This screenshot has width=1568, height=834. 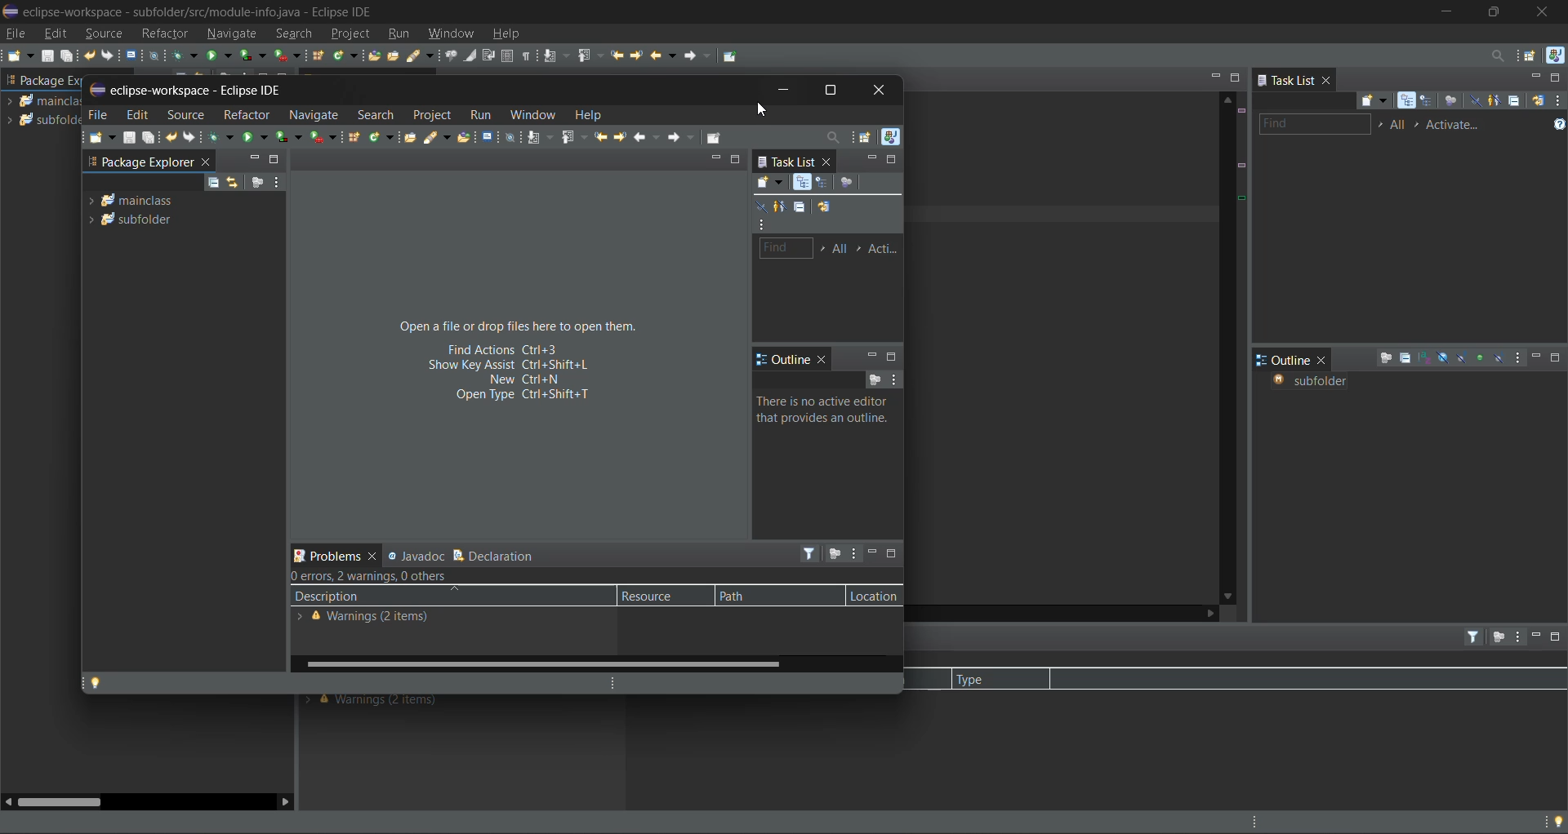 What do you see at coordinates (824, 183) in the screenshot?
I see `scheduled` at bounding box center [824, 183].